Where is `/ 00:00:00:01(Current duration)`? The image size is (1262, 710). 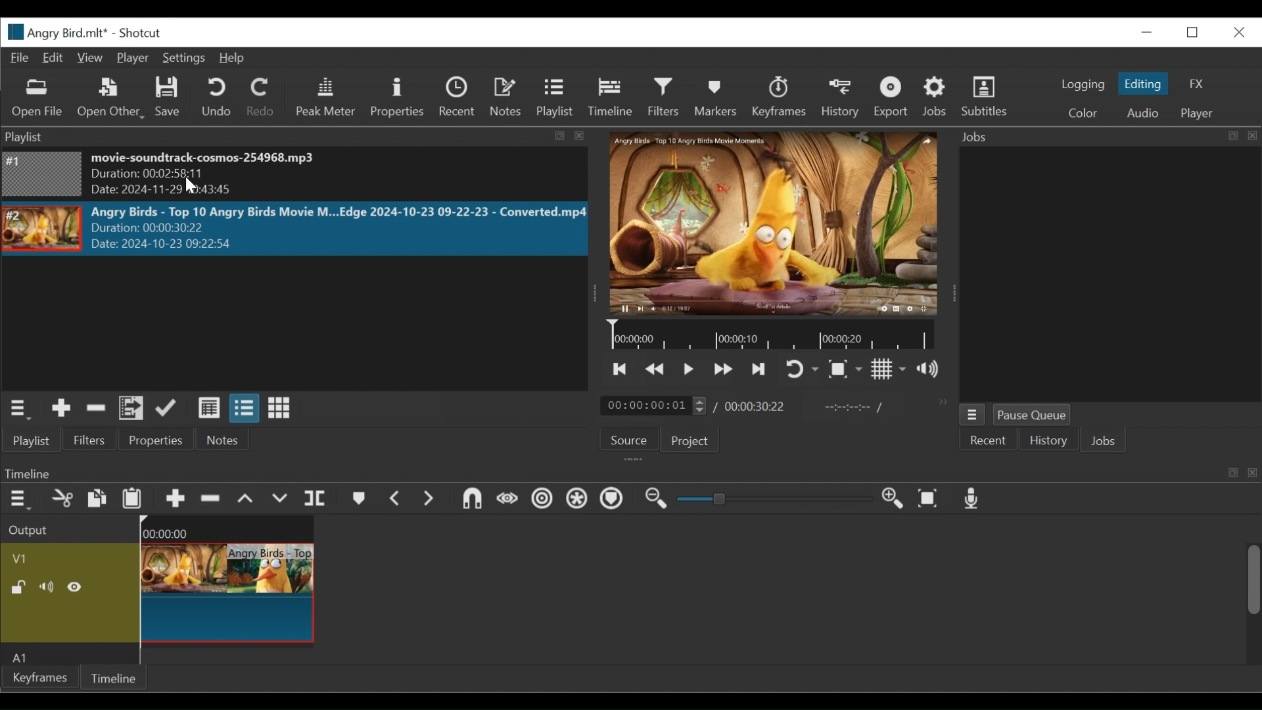
/ 00:00:00:01(Current duration) is located at coordinates (649, 405).